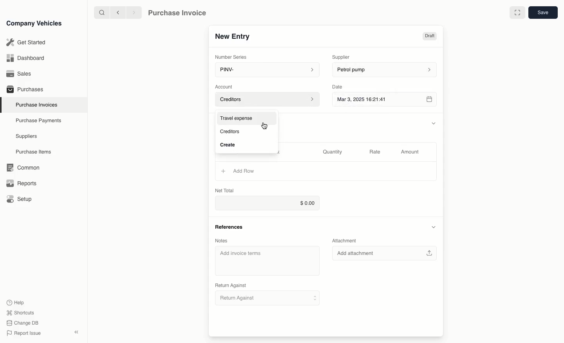 The image size is (564, 343). What do you see at coordinates (338, 87) in the screenshot?
I see `Date` at bounding box center [338, 87].